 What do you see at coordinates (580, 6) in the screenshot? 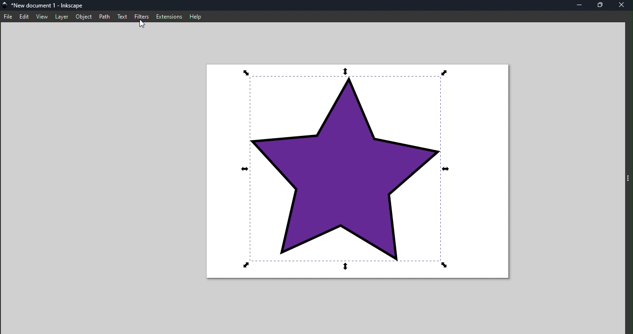
I see `Minimize` at bounding box center [580, 6].